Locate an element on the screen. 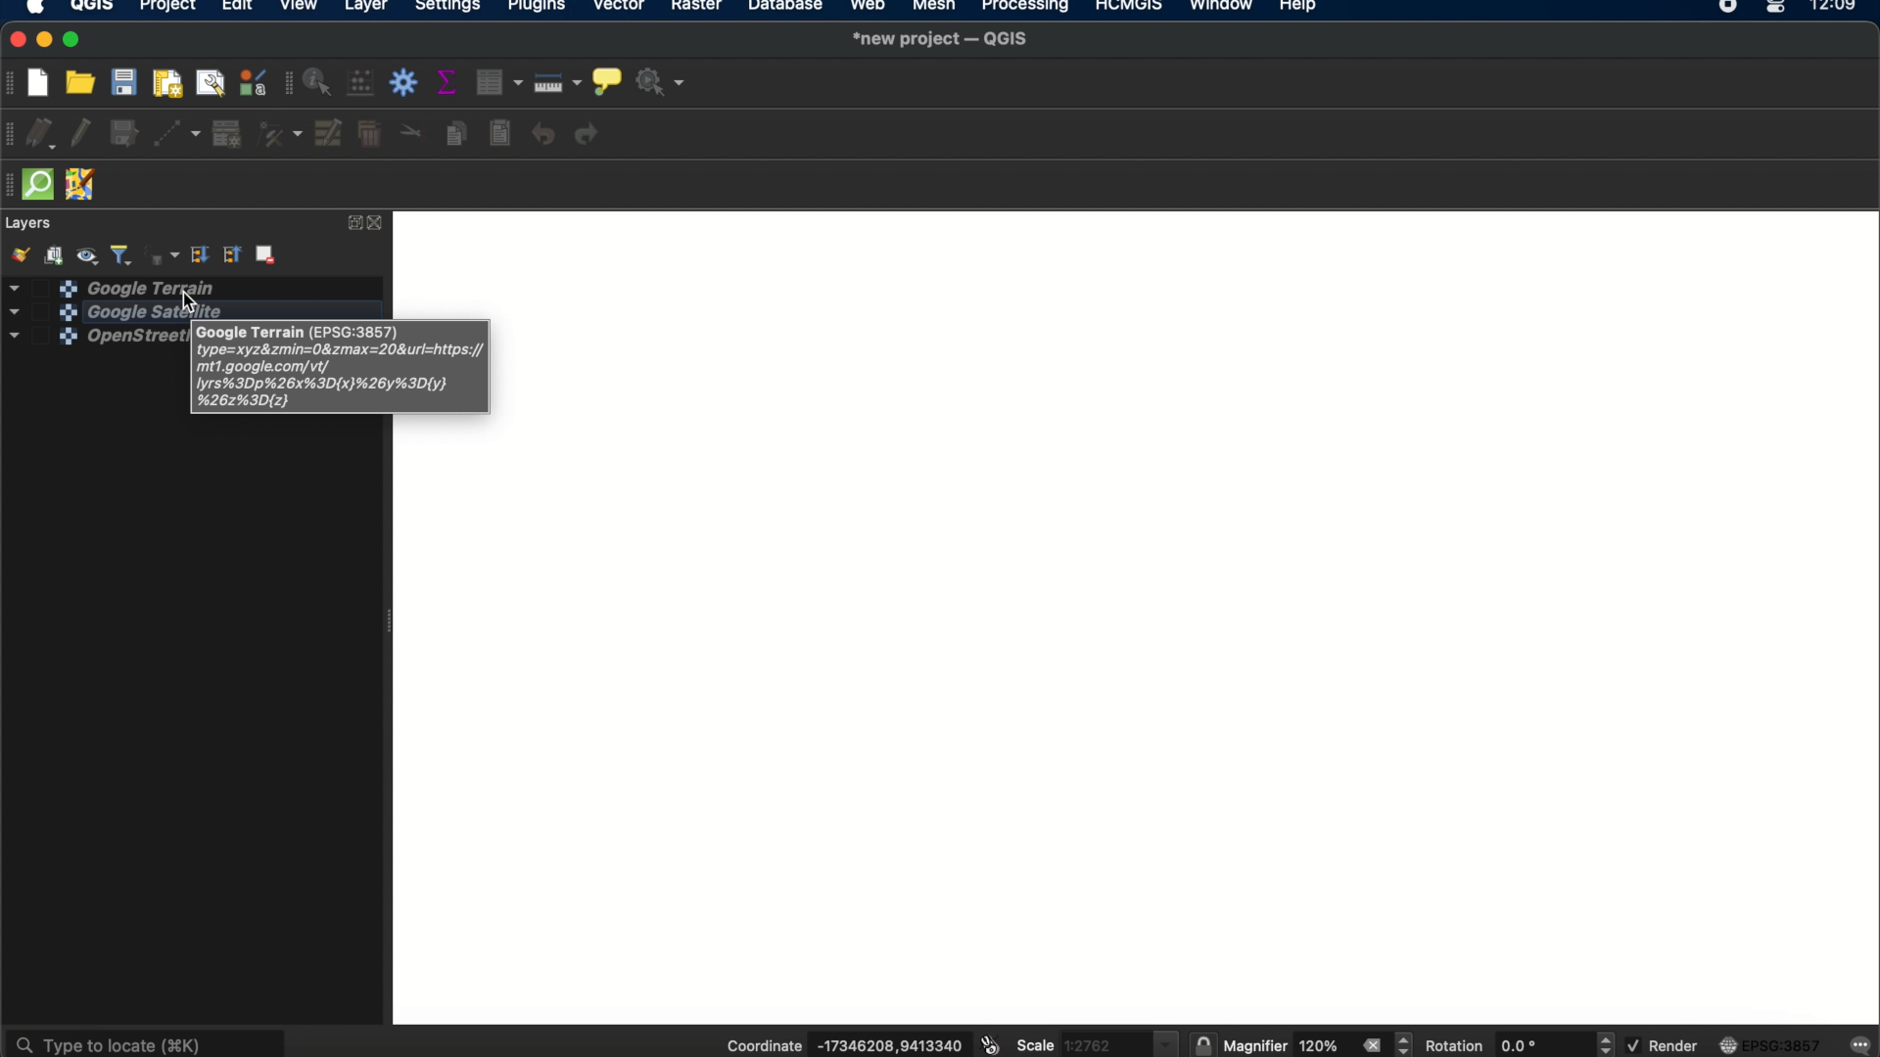 Image resolution: width=1880 pixels, height=1057 pixels. maximize is located at coordinates (75, 40).